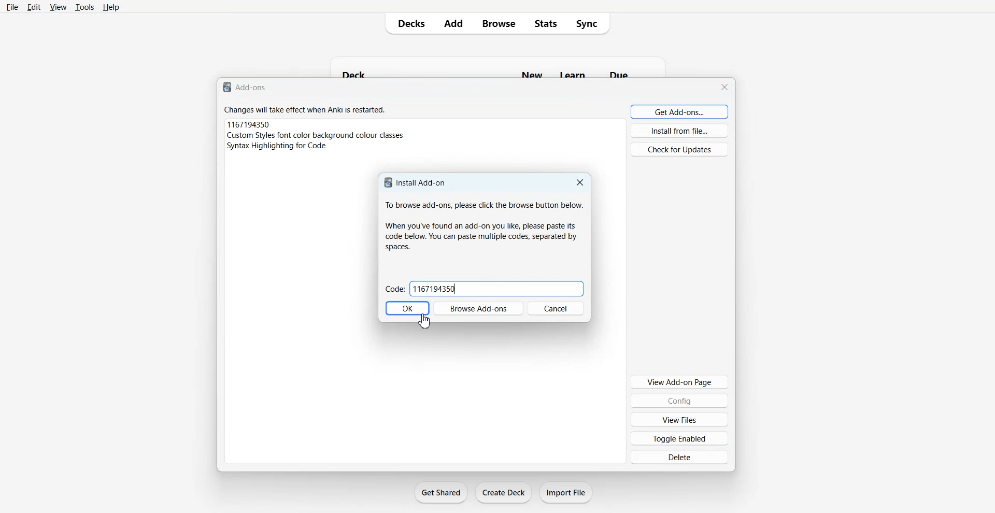 This screenshot has width=995, height=513. Describe the element at coordinates (724, 85) in the screenshot. I see `Close` at that location.